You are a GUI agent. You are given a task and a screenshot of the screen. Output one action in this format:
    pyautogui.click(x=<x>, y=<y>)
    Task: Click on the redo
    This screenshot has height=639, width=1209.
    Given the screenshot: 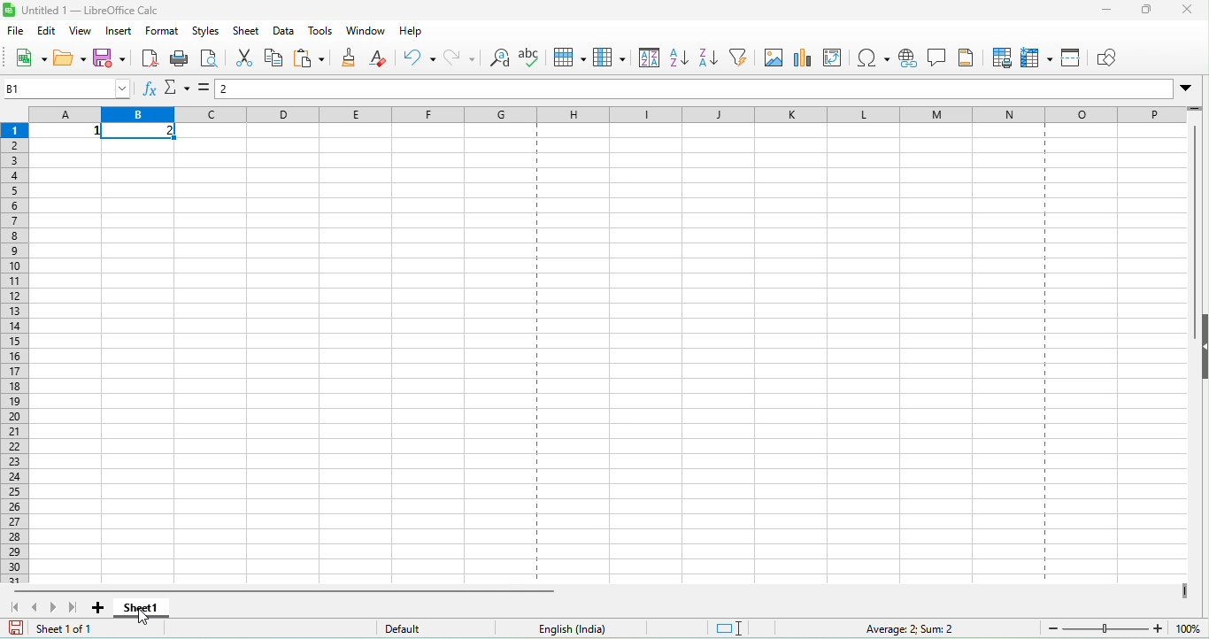 What is the action you would take?
    pyautogui.click(x=463, y=60)
    